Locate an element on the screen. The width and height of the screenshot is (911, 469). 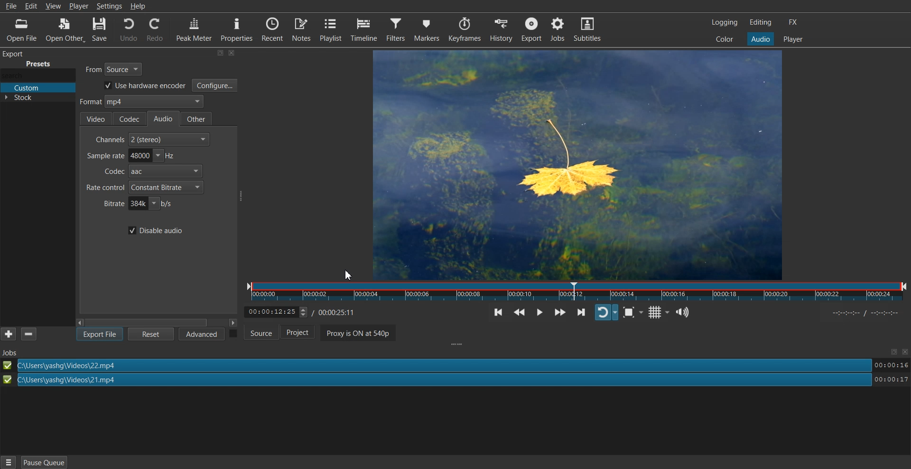
Export file is located at coordinates (97, 334).